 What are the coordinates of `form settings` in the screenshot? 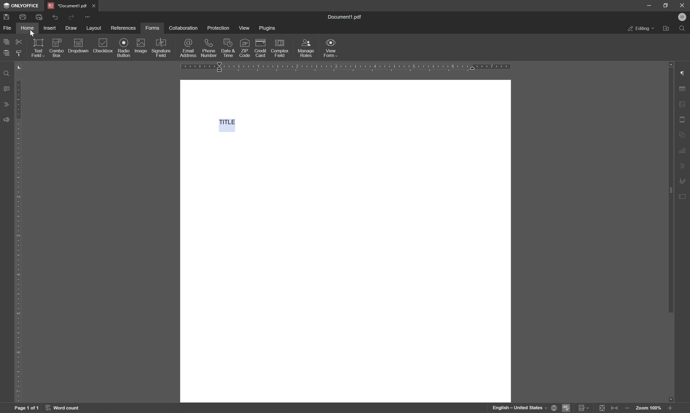 It's located at (684, 199).